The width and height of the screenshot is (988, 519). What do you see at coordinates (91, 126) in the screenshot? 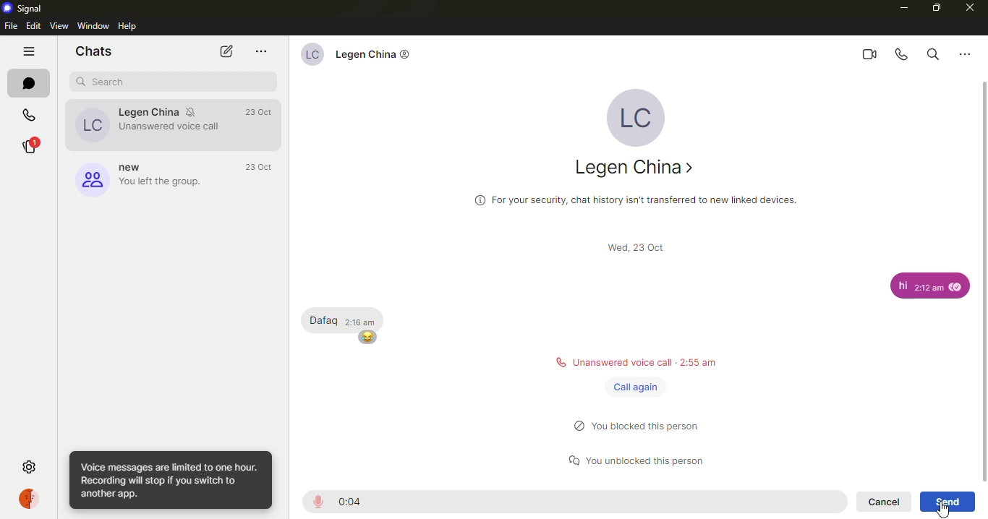
I see `profile picture` at bounding box center [91, 126].